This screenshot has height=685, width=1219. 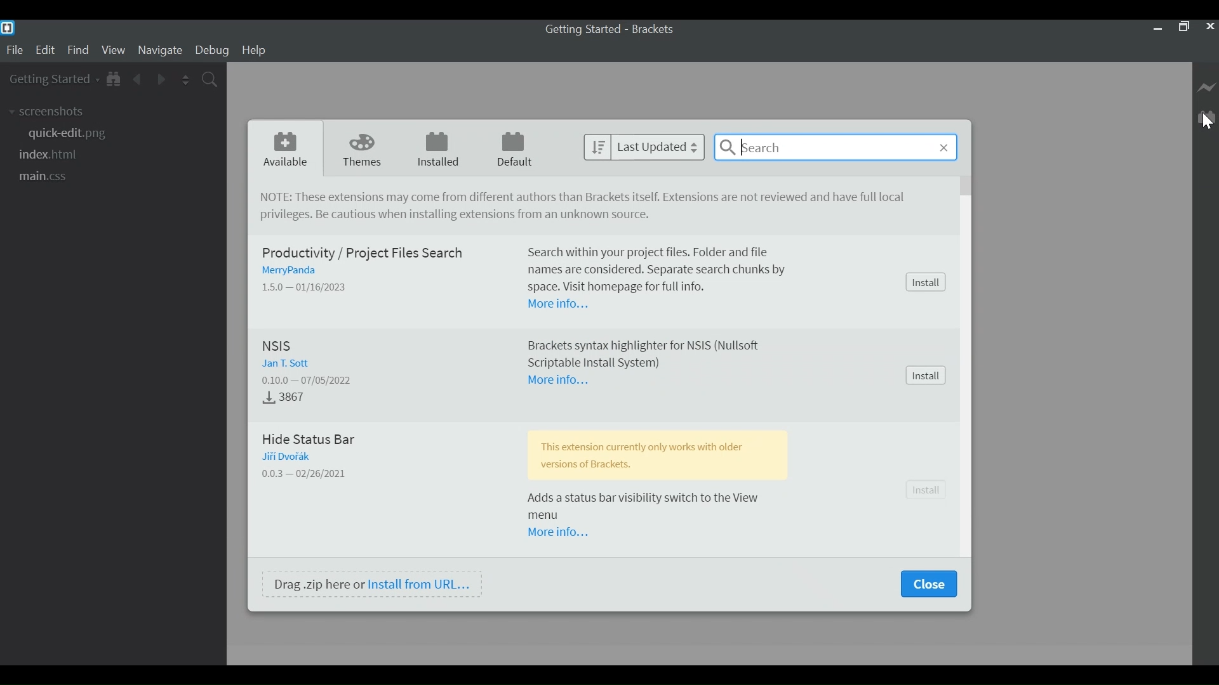 I want to click on Navigate Back, so click(x=138, y=78).